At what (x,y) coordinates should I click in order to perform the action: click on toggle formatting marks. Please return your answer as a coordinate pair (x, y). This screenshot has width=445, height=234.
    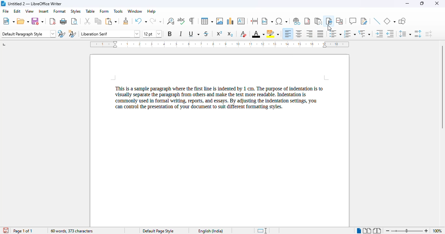
    Looking at the image, I should click on (192, 21).